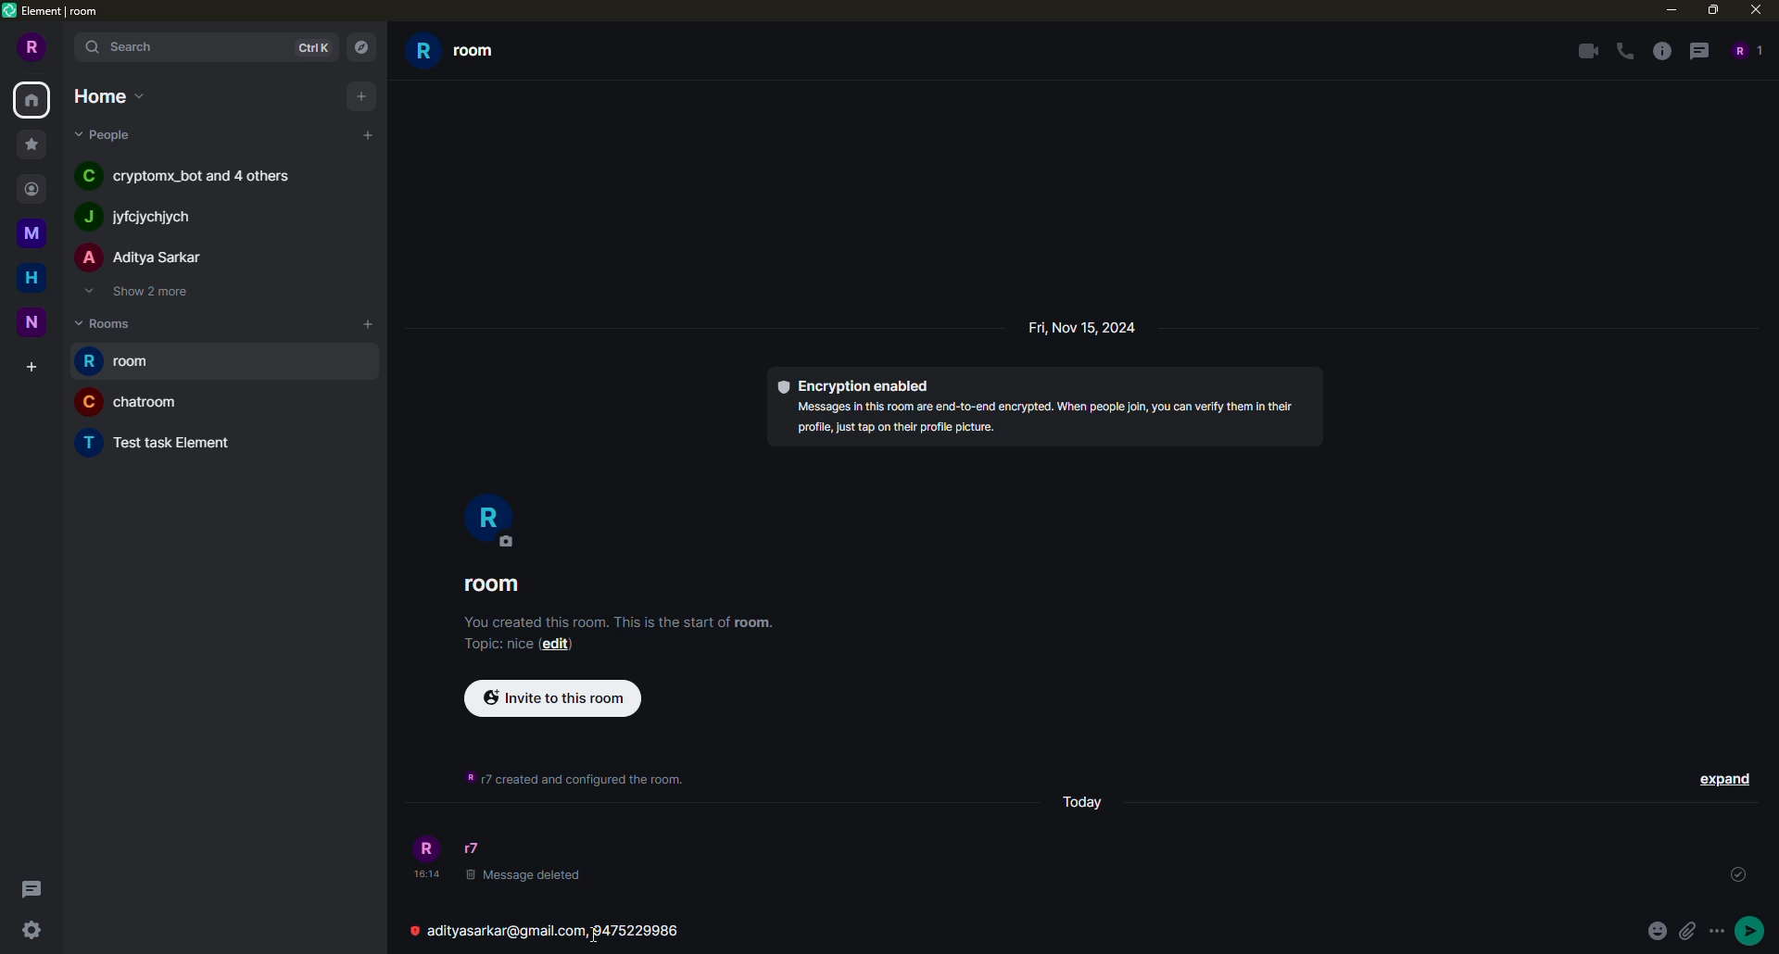  What do you see at coordinates (1091, 327) in the screenshot?
I see `day` at bounding box center [1091, 327].